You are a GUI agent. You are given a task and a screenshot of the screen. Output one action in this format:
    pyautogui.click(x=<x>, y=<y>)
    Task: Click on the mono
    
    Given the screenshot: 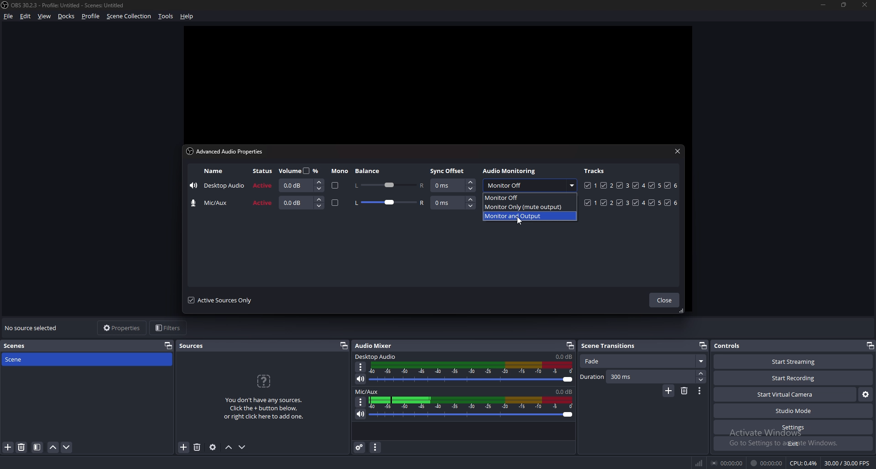 What is the action you would take?
    pyautogui.click(x=335, y=204)
    